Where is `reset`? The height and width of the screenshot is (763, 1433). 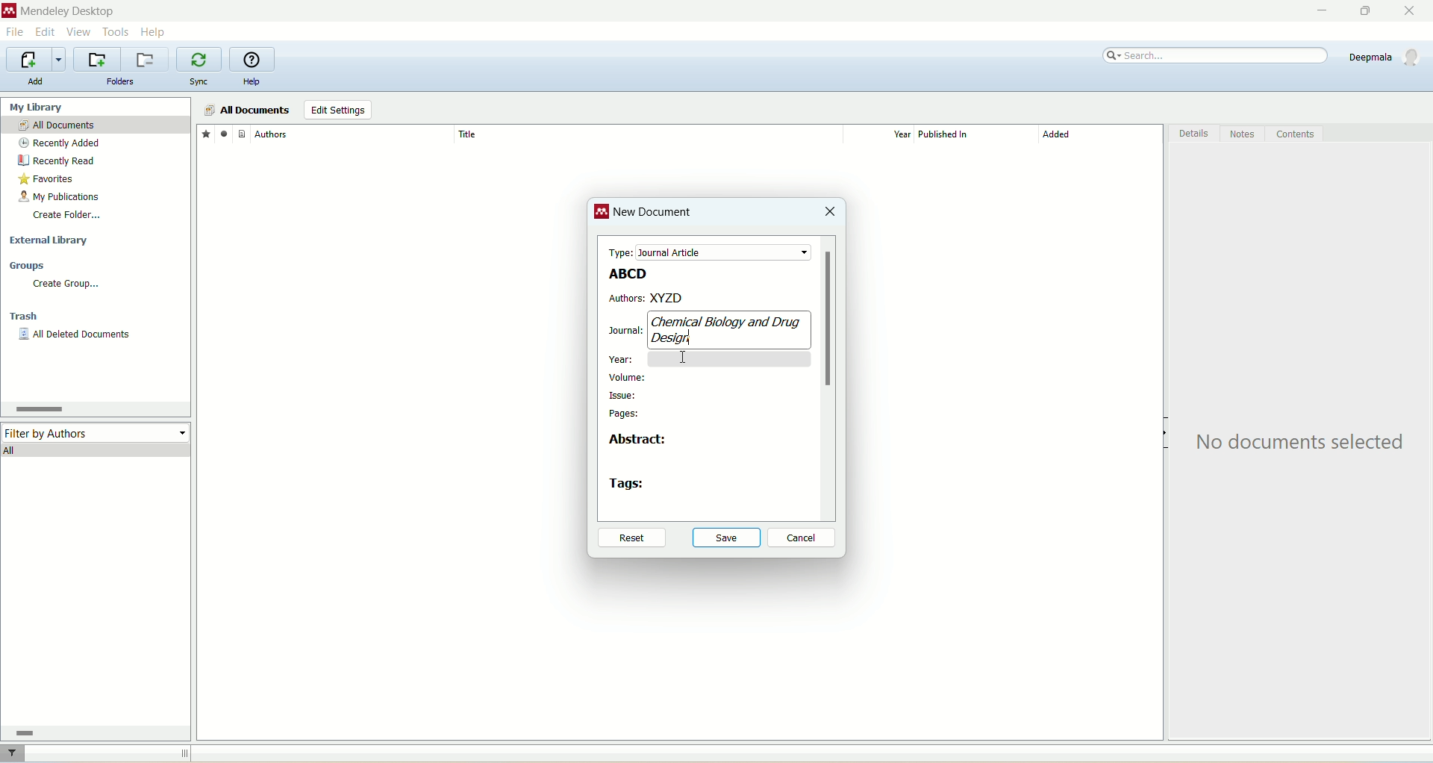
reset is located at coordinates (630, 539).